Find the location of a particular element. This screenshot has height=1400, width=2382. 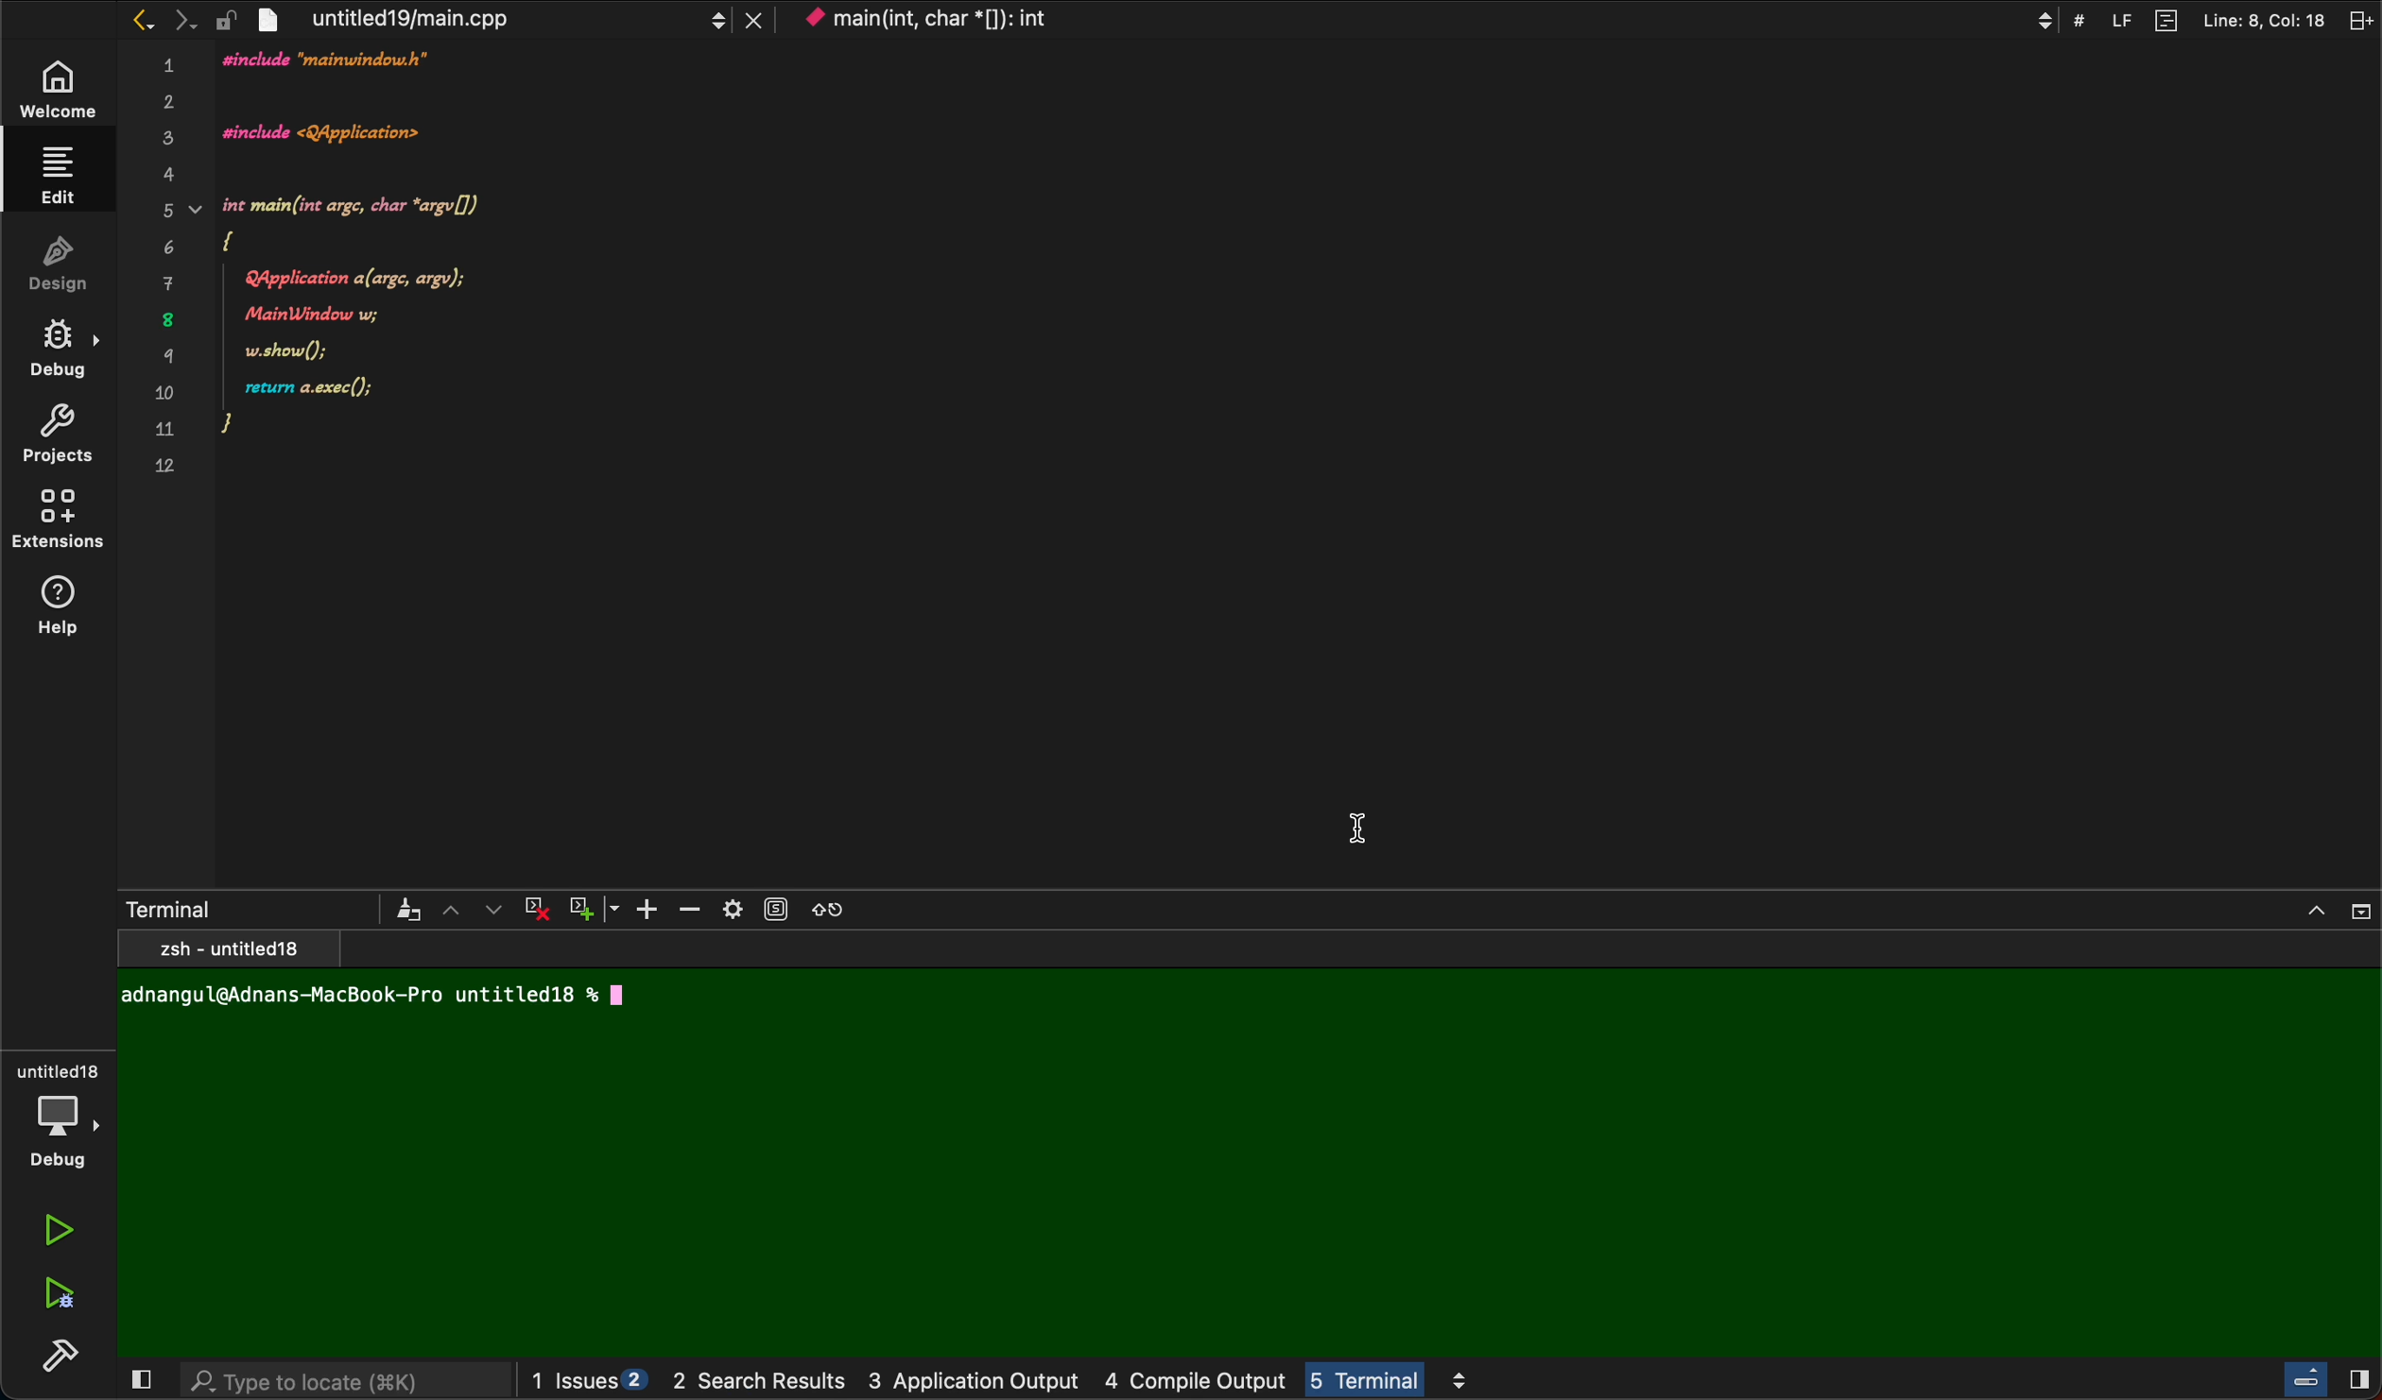

logs is located at coordinates (1123, 1381).